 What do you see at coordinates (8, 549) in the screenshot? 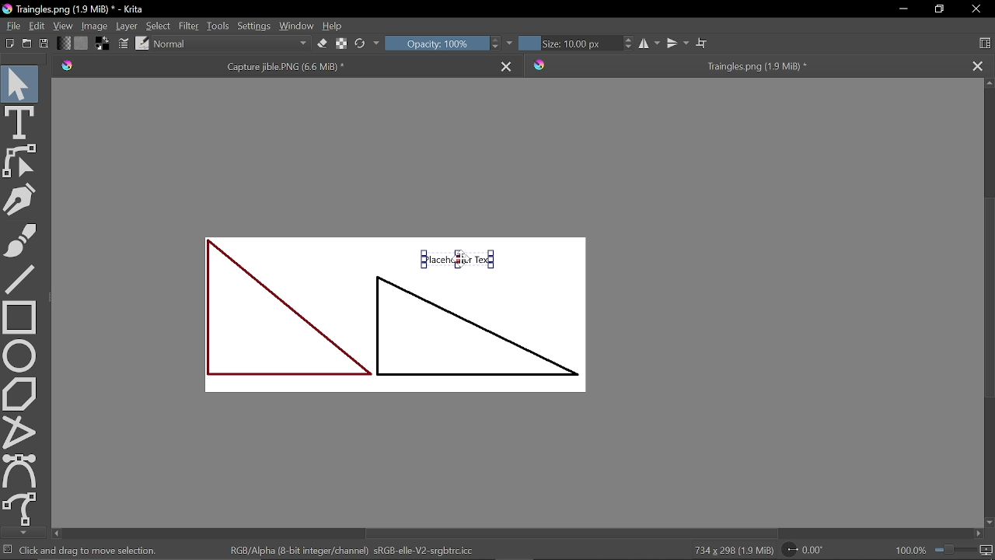
I see `No selection` at bounding box center [8, 549].